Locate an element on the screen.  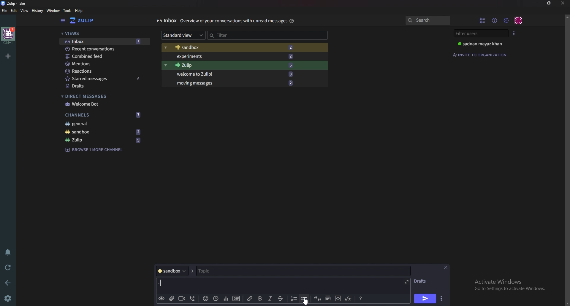
History is located at coordinates (38, 11).